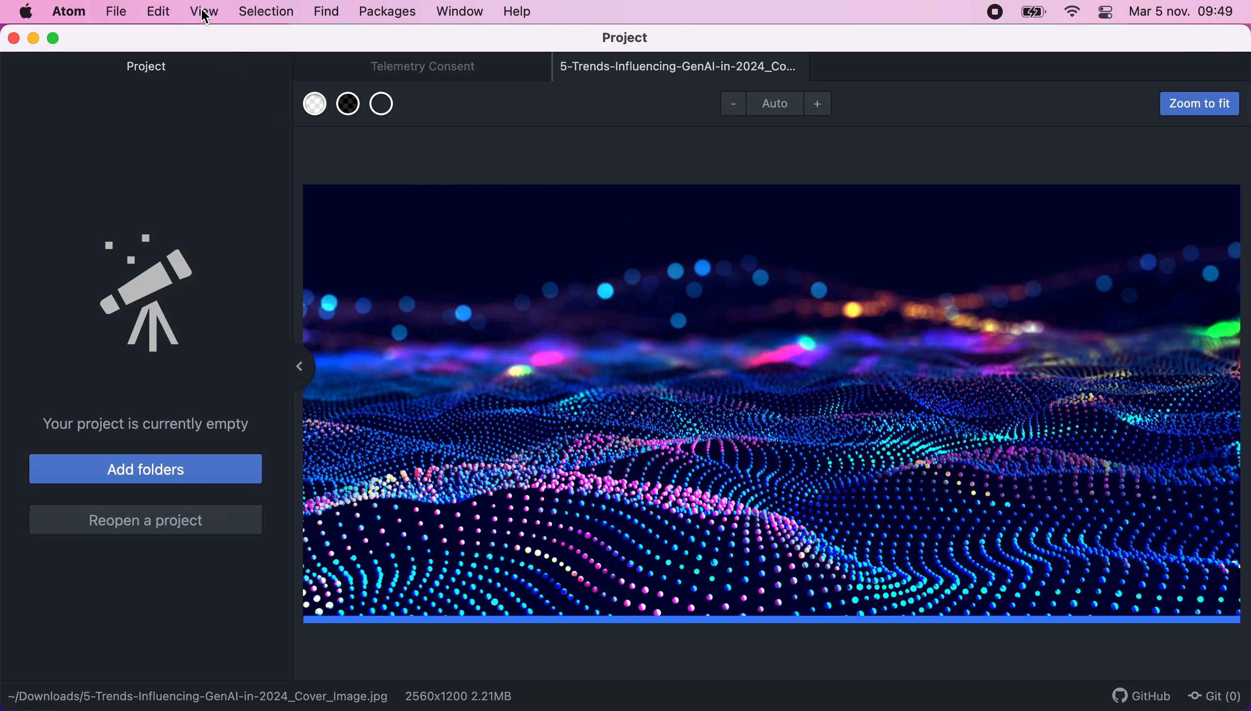 The image size is (1251, 711). Describe the element at coordinates (1170, 693) in the screenshot. I see `github git (0)` at that location.